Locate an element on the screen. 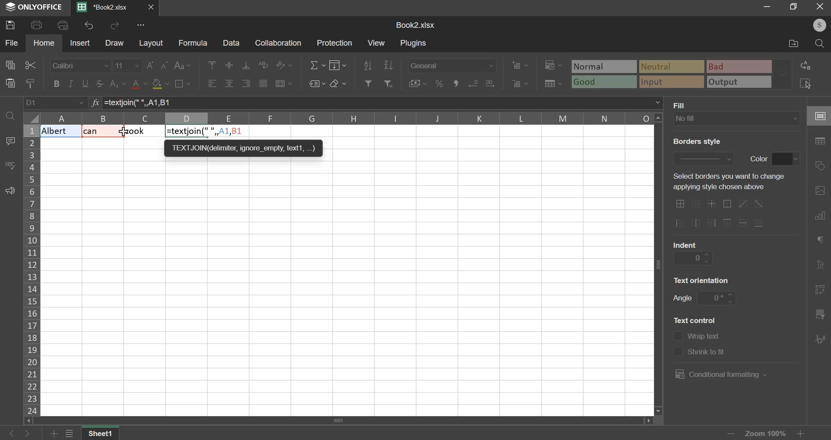 This screenshot has height=440, width=831. underline is located at coordinates (86, 83).